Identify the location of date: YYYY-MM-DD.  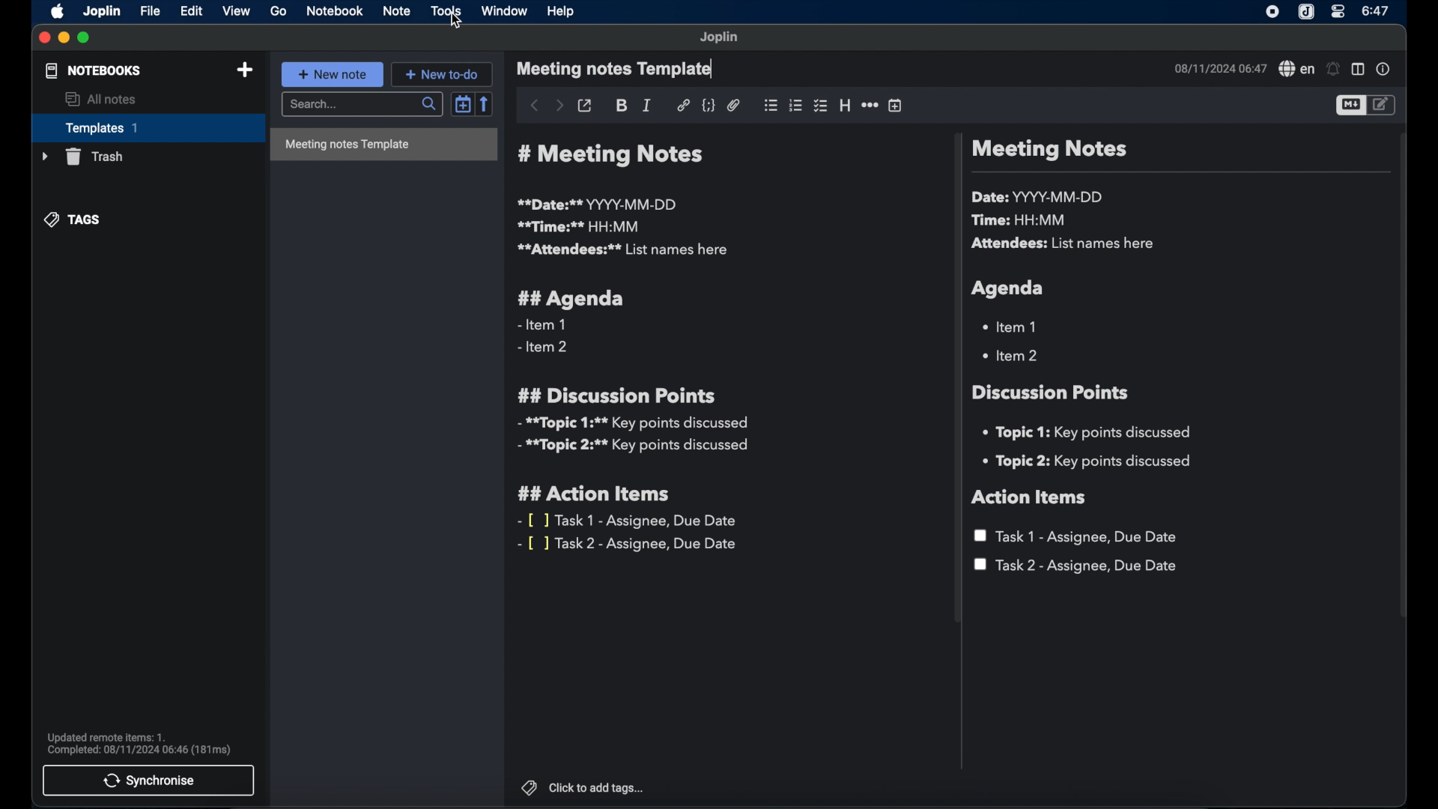
(1040, 197).